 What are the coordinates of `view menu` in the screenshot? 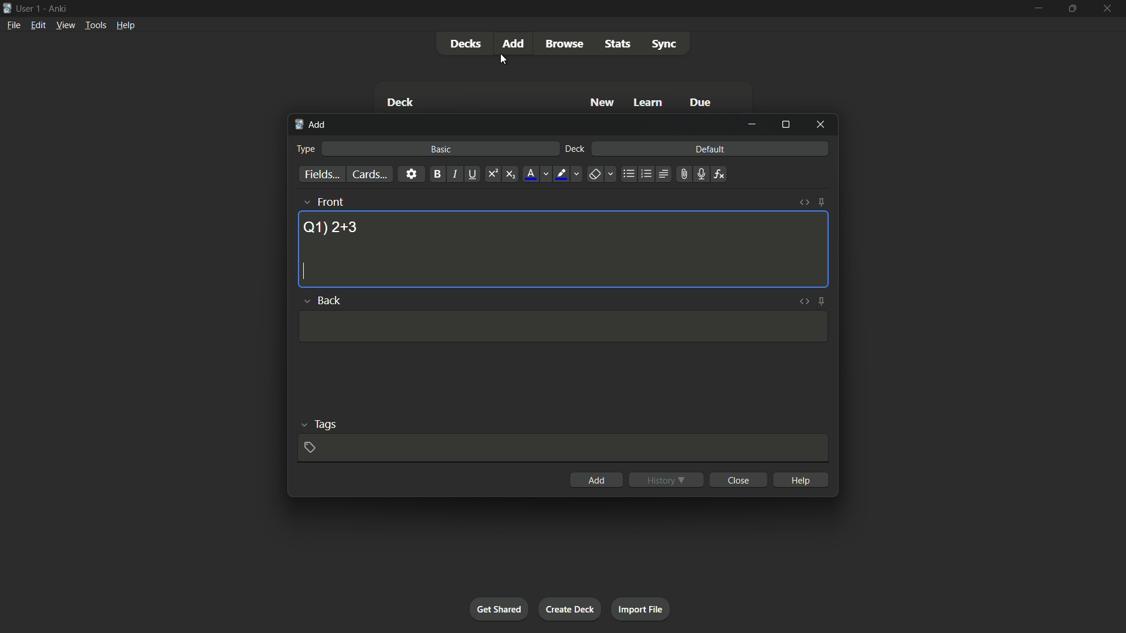 It's located at (65, 24).